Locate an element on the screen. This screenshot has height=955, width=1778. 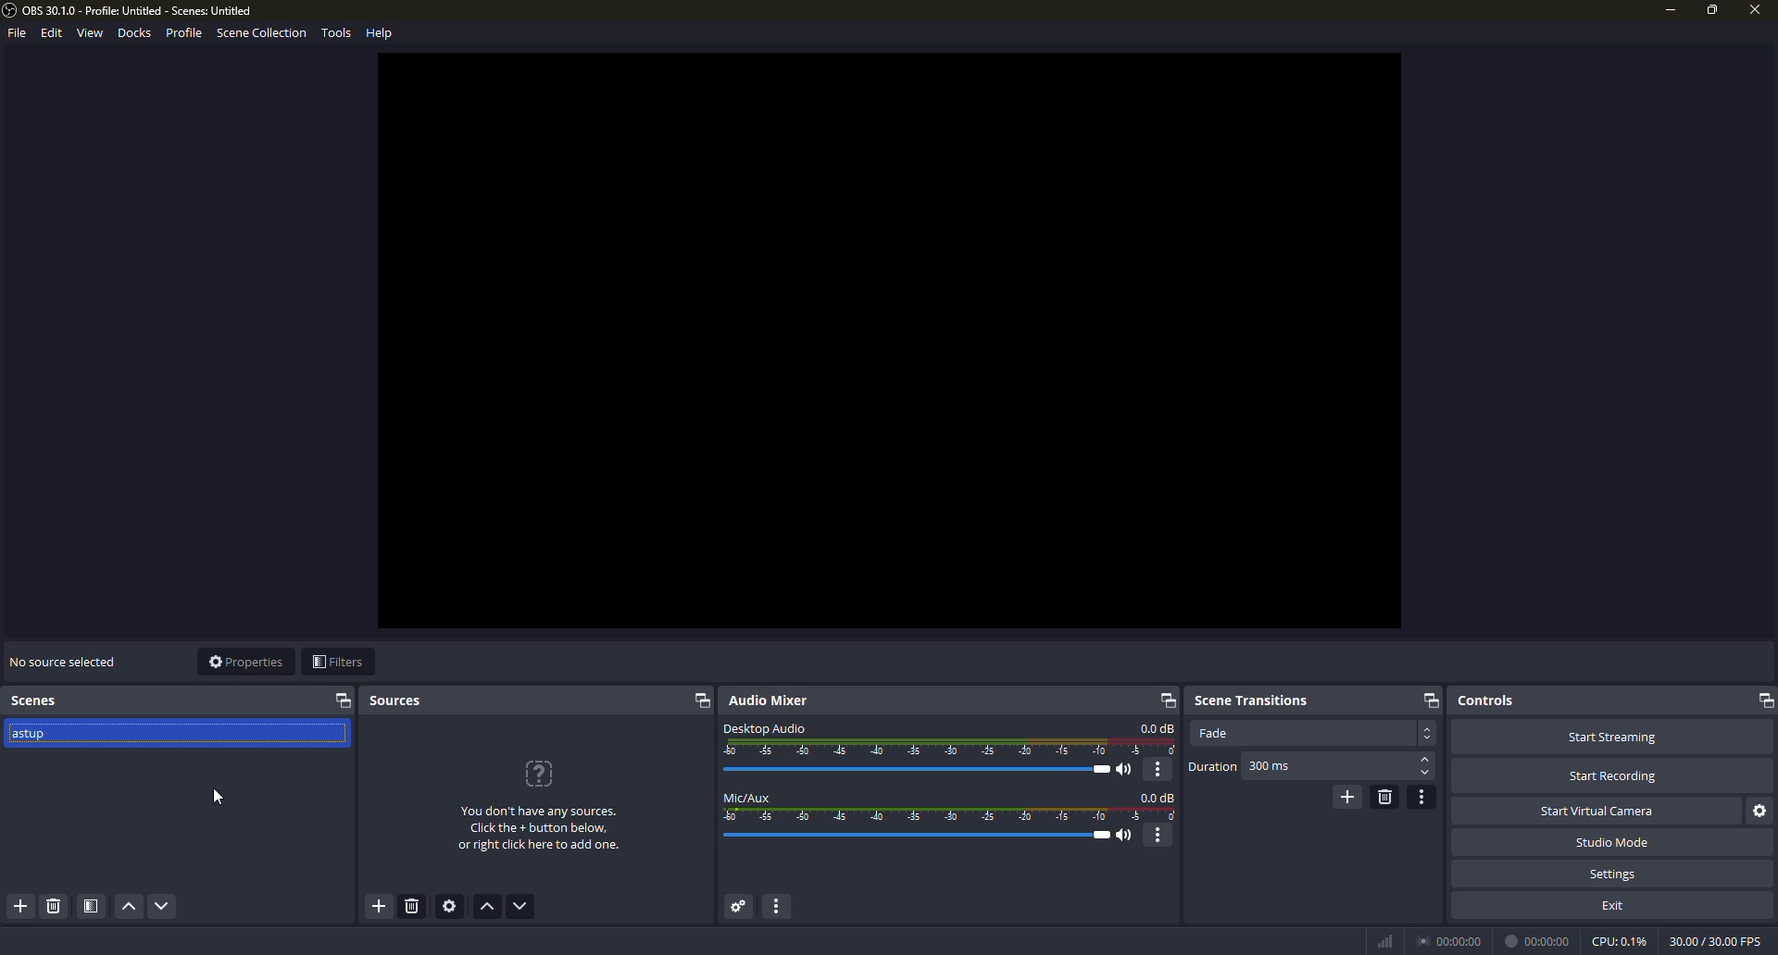
time is located at coordinates (1452, 939).